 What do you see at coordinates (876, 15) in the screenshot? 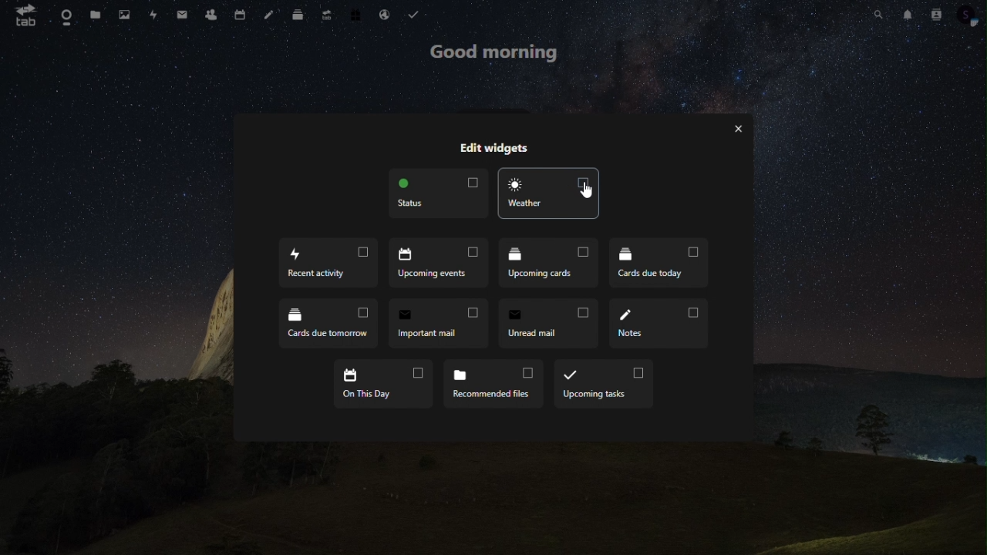
I see `search` at bounding box center [876, 15].